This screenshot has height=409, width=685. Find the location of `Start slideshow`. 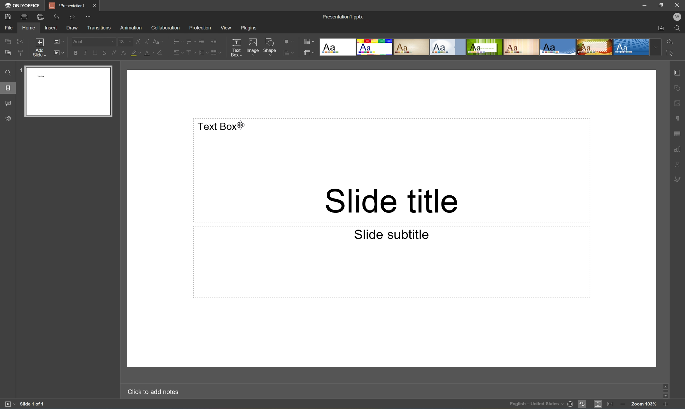

Start slideshow is located at coordinates (8, 404).